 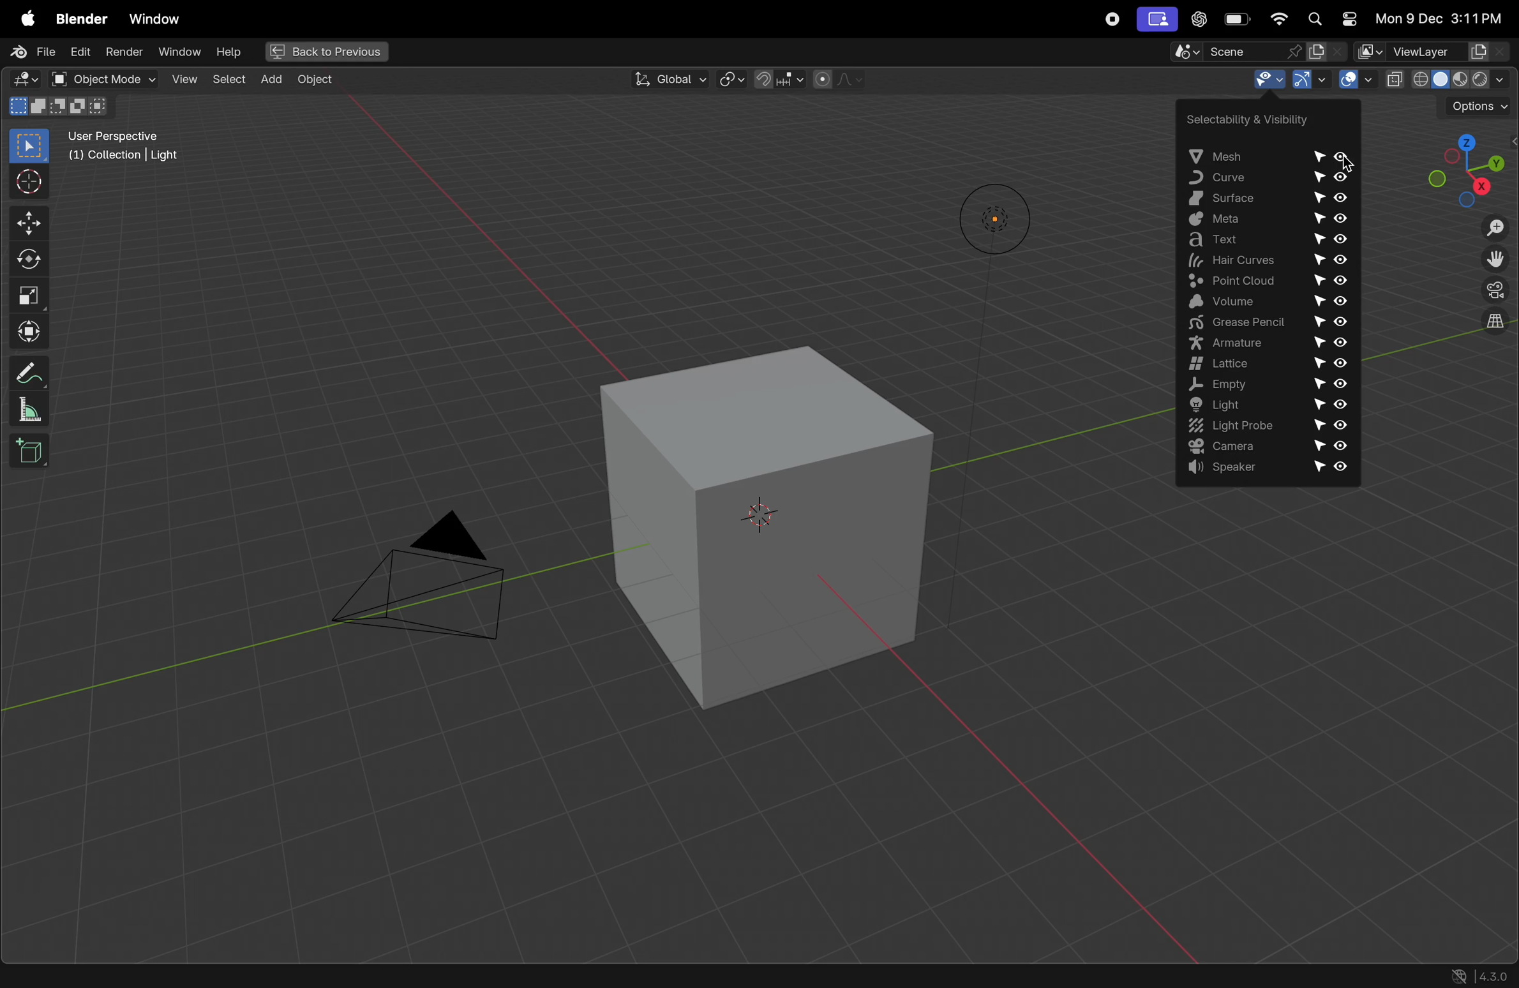 I want to click on options, so click(x=1477, y=105).